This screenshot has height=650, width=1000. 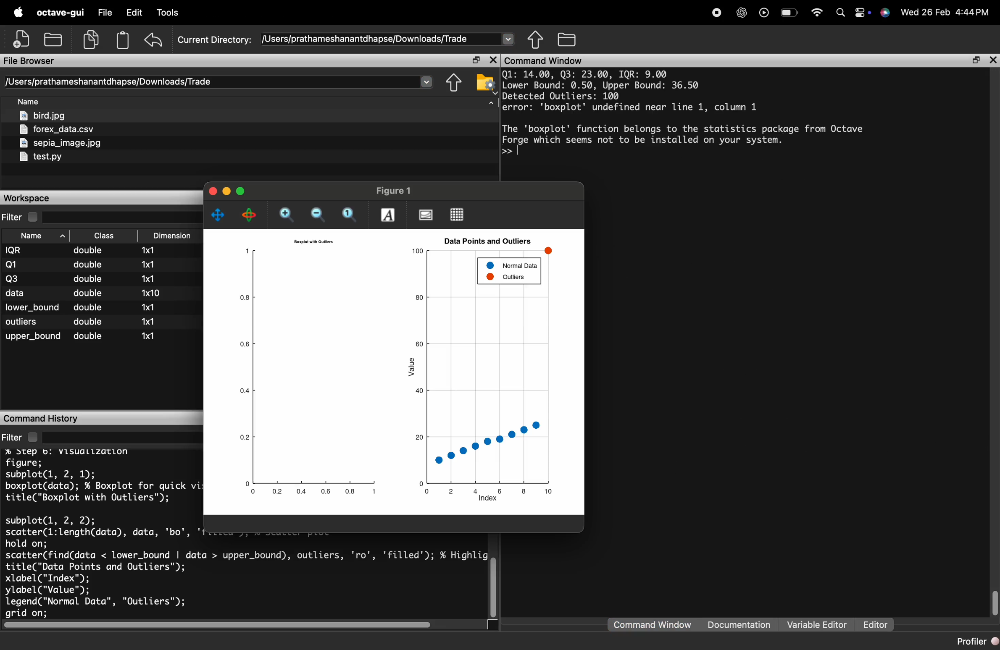 What do you see at coordinates (123, 40) in the screenshot?
I see `clipboard` at bounding box center [123, 40].